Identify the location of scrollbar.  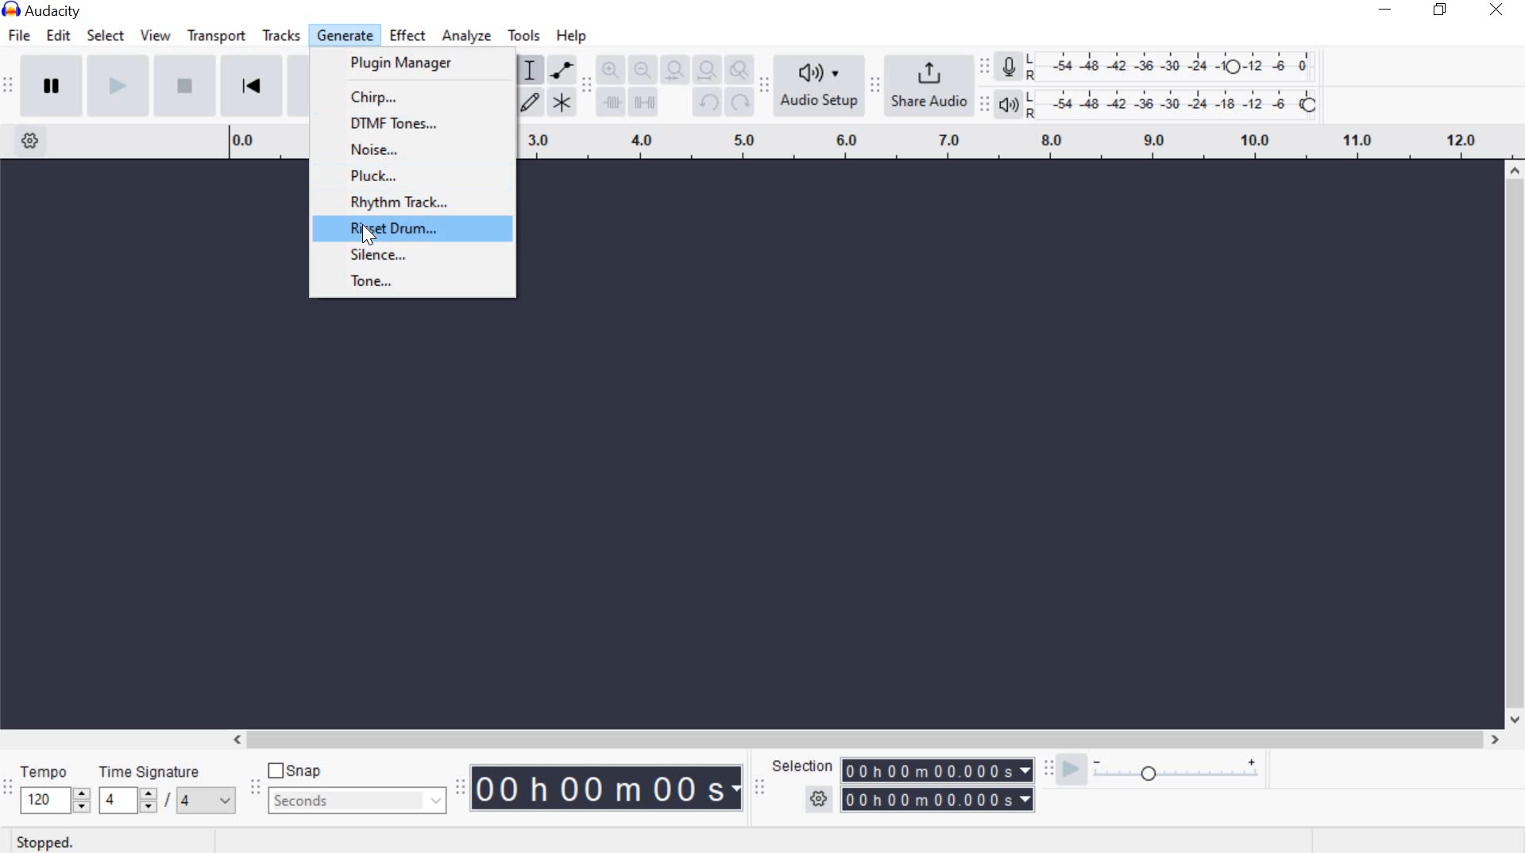
(1515, 446).